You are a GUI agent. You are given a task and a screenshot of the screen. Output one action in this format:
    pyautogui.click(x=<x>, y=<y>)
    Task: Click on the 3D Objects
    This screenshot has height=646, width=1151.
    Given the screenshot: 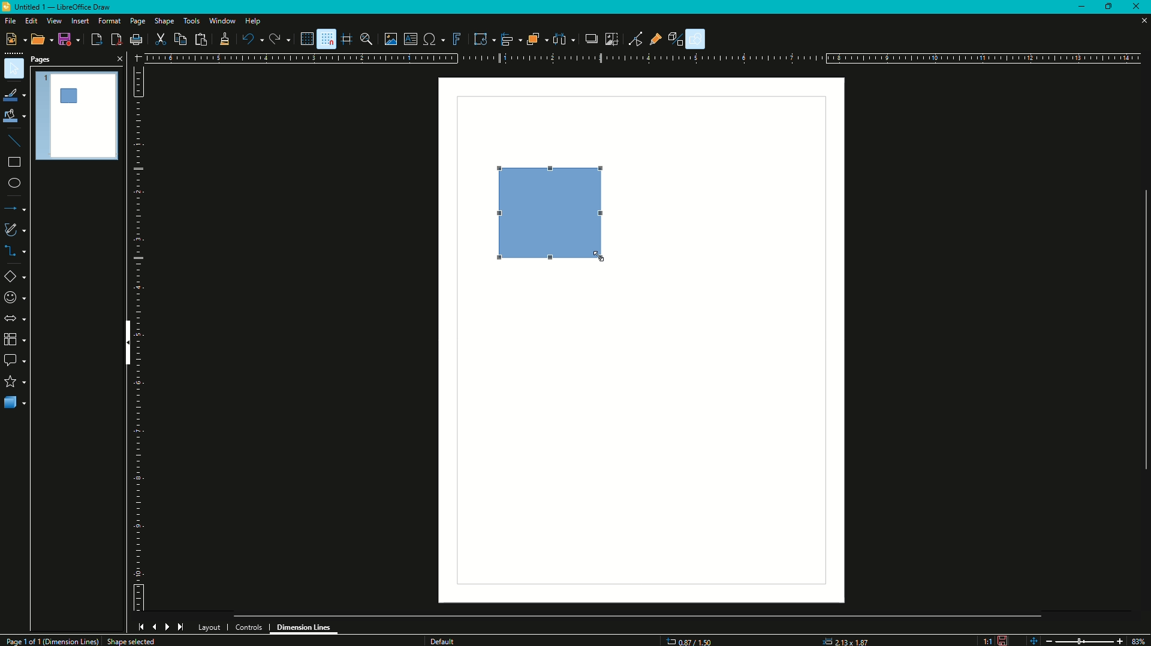 What is the action you would take?
    pyautogui.click(x=15, y=404)
    